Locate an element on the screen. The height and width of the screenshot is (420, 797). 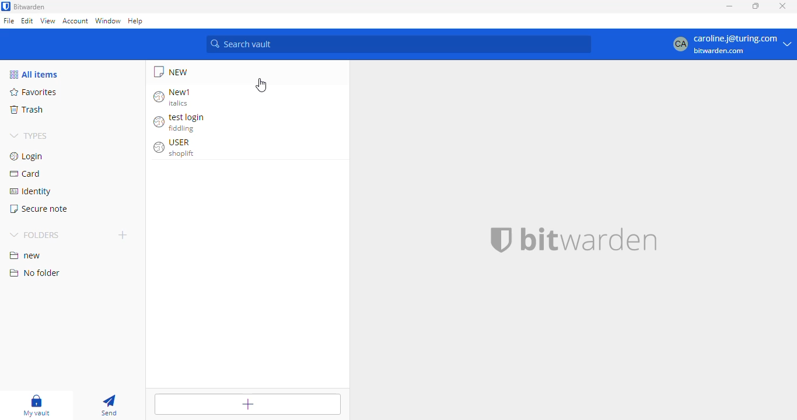
"New1" login entry is located at coordinates (177, 97).